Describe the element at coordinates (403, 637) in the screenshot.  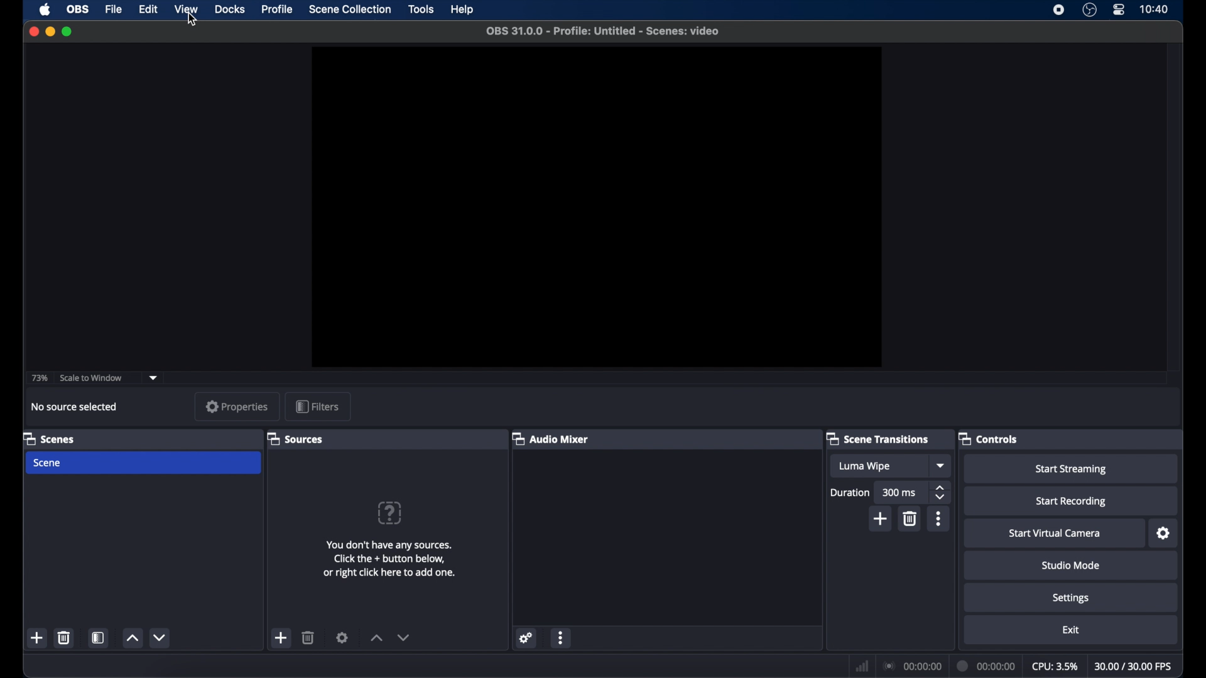
I see `decrement` at that location.